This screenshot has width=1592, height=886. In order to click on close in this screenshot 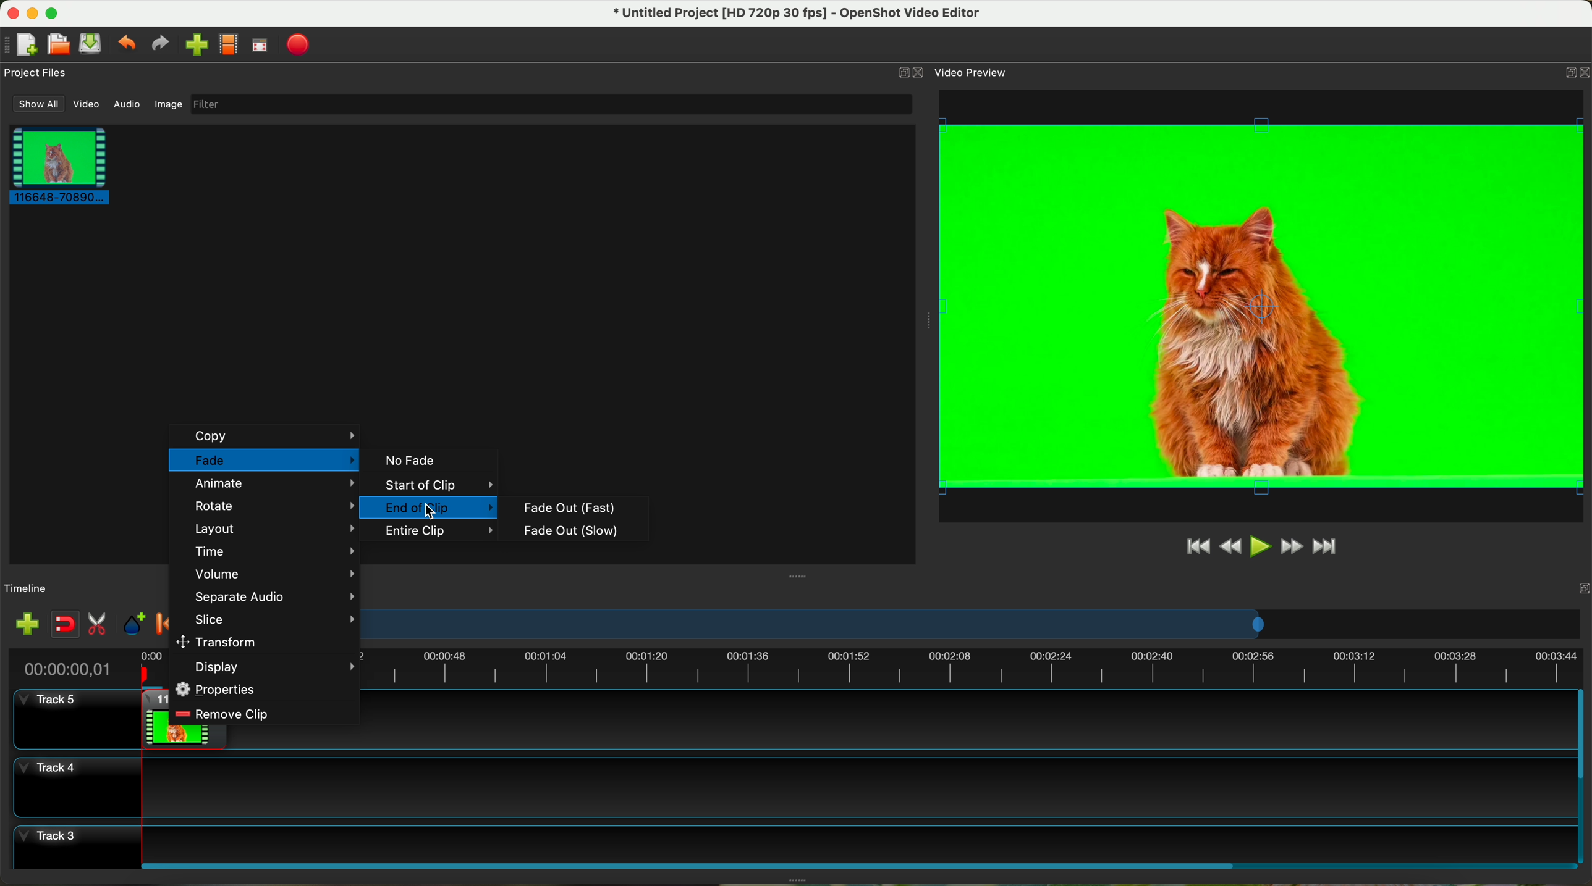, I will do `click(1574, 75)`.